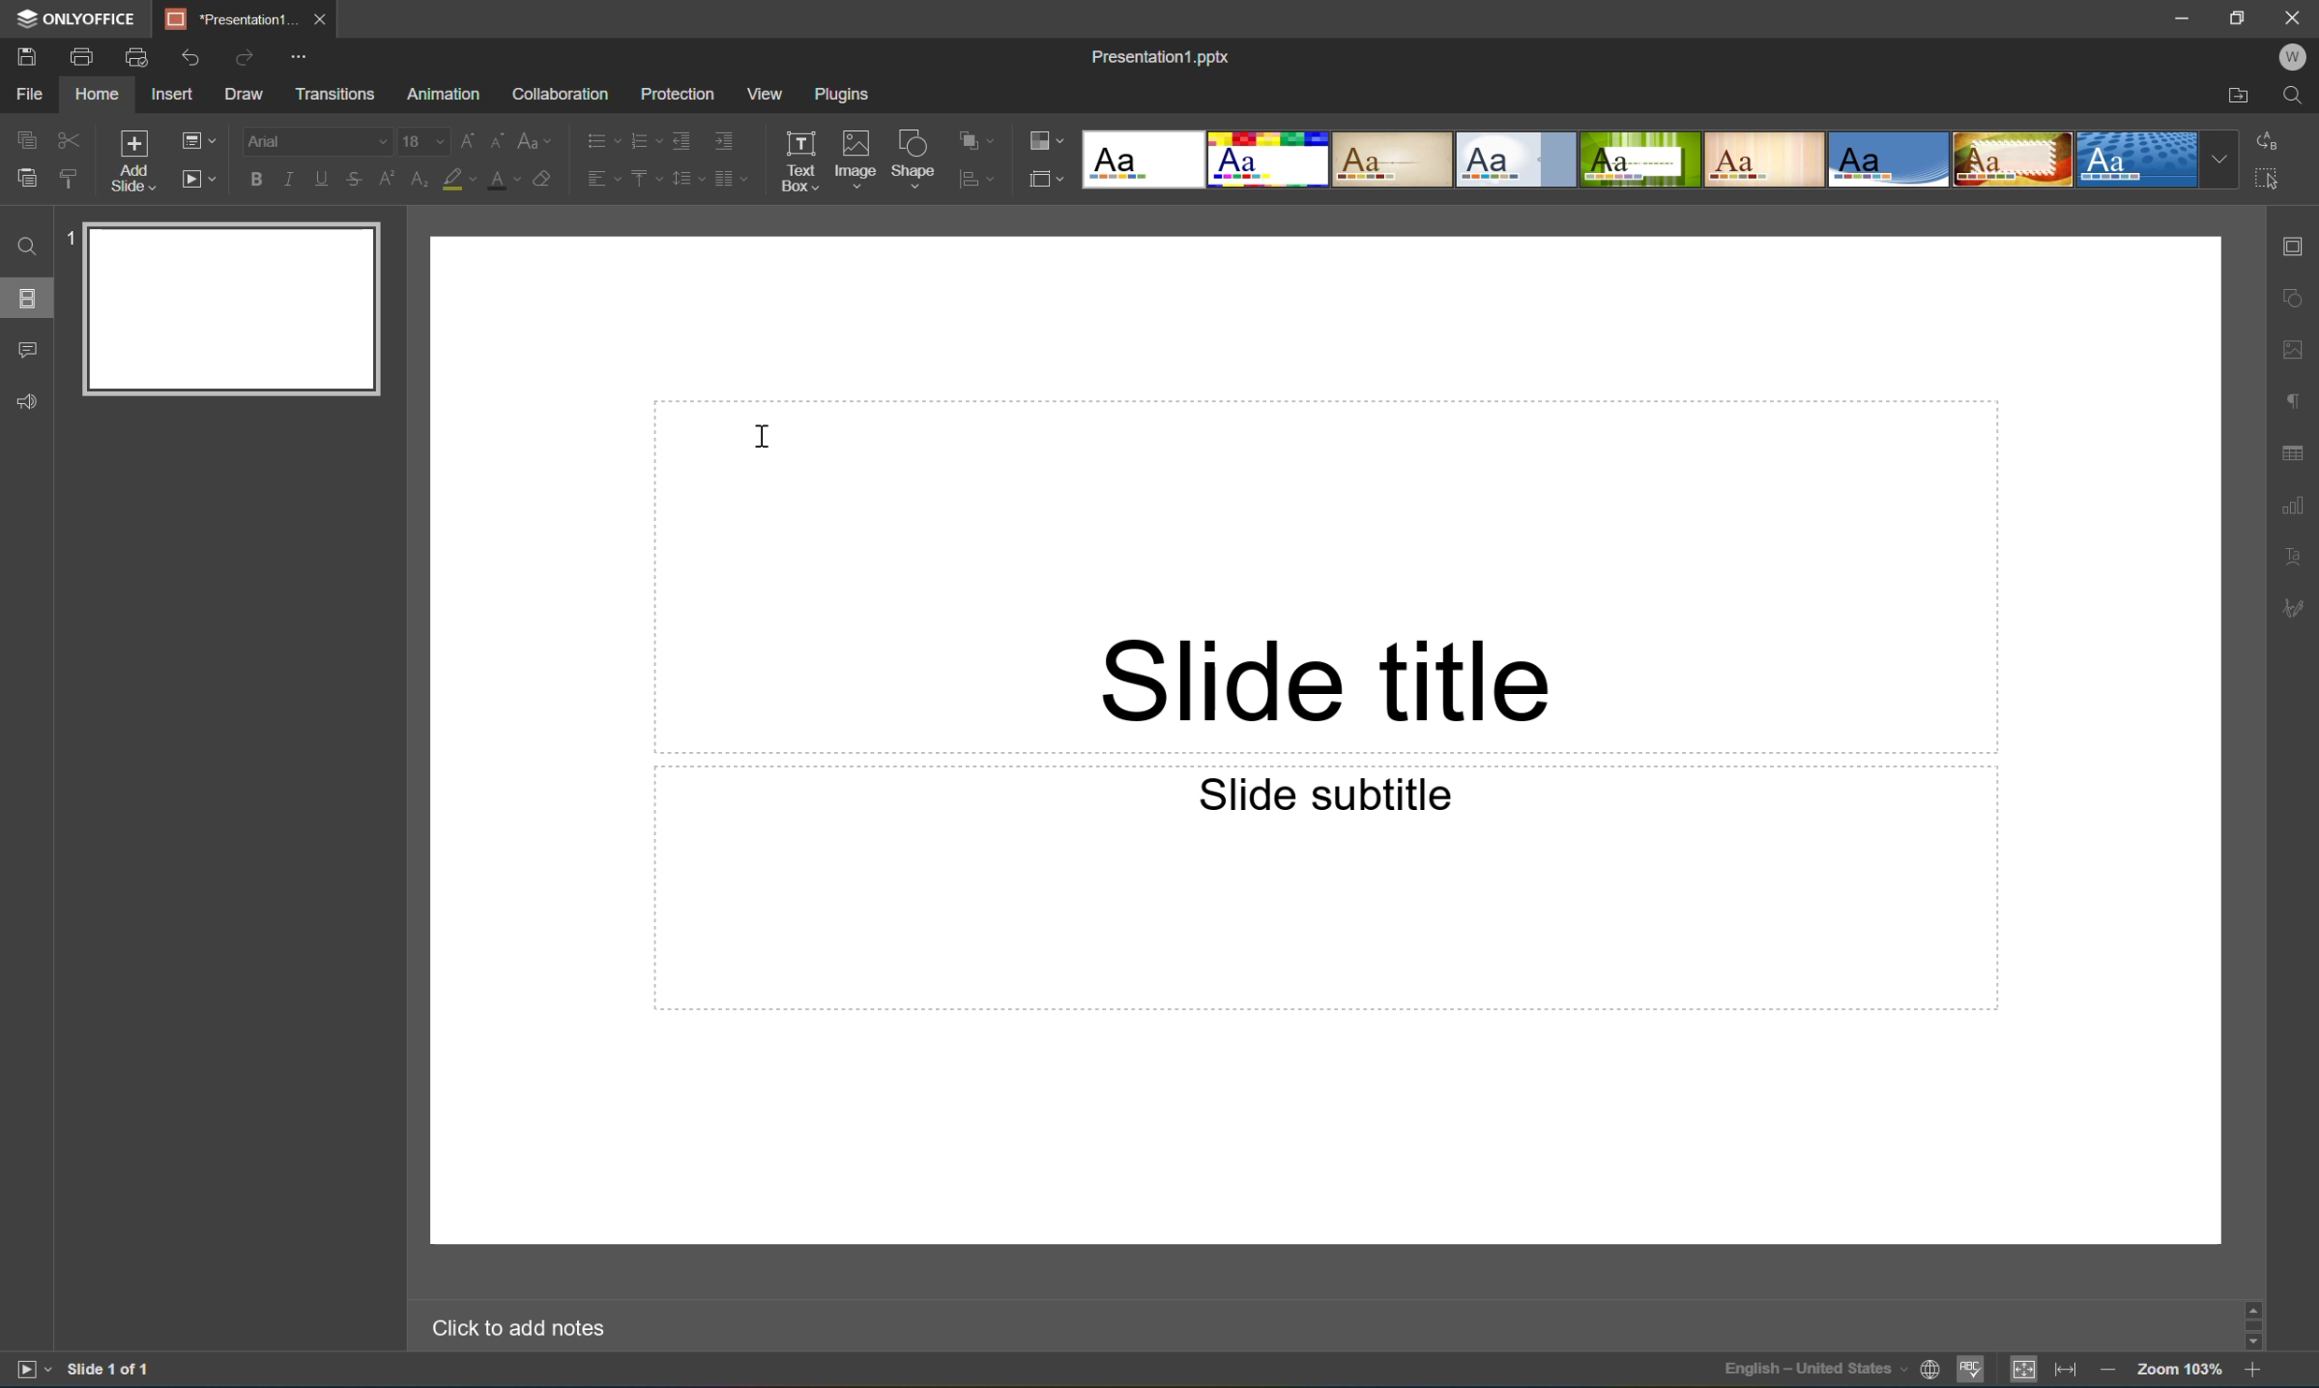  What do you see at coordinates (1159, 59) in the screenshot?
I see `Presentation1.pptx` at bounding box center [1159, 59].